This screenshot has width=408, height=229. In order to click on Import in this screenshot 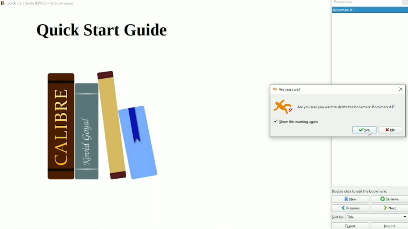, I will do `click(390, 226)`.